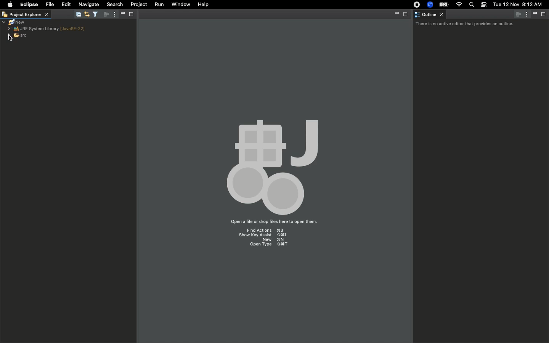 The image size is (549, 343). I want to click on Find actions, so click(265, 229).